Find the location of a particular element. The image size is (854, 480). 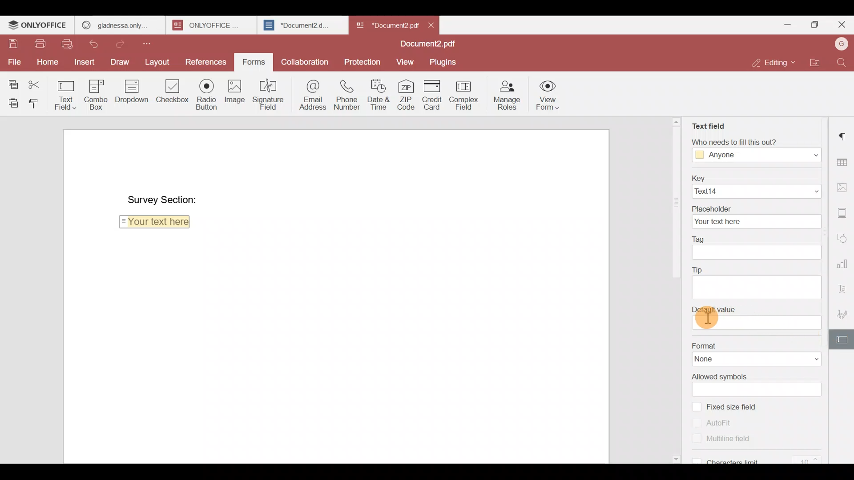

Open file location is located at coordinates (819, 63).